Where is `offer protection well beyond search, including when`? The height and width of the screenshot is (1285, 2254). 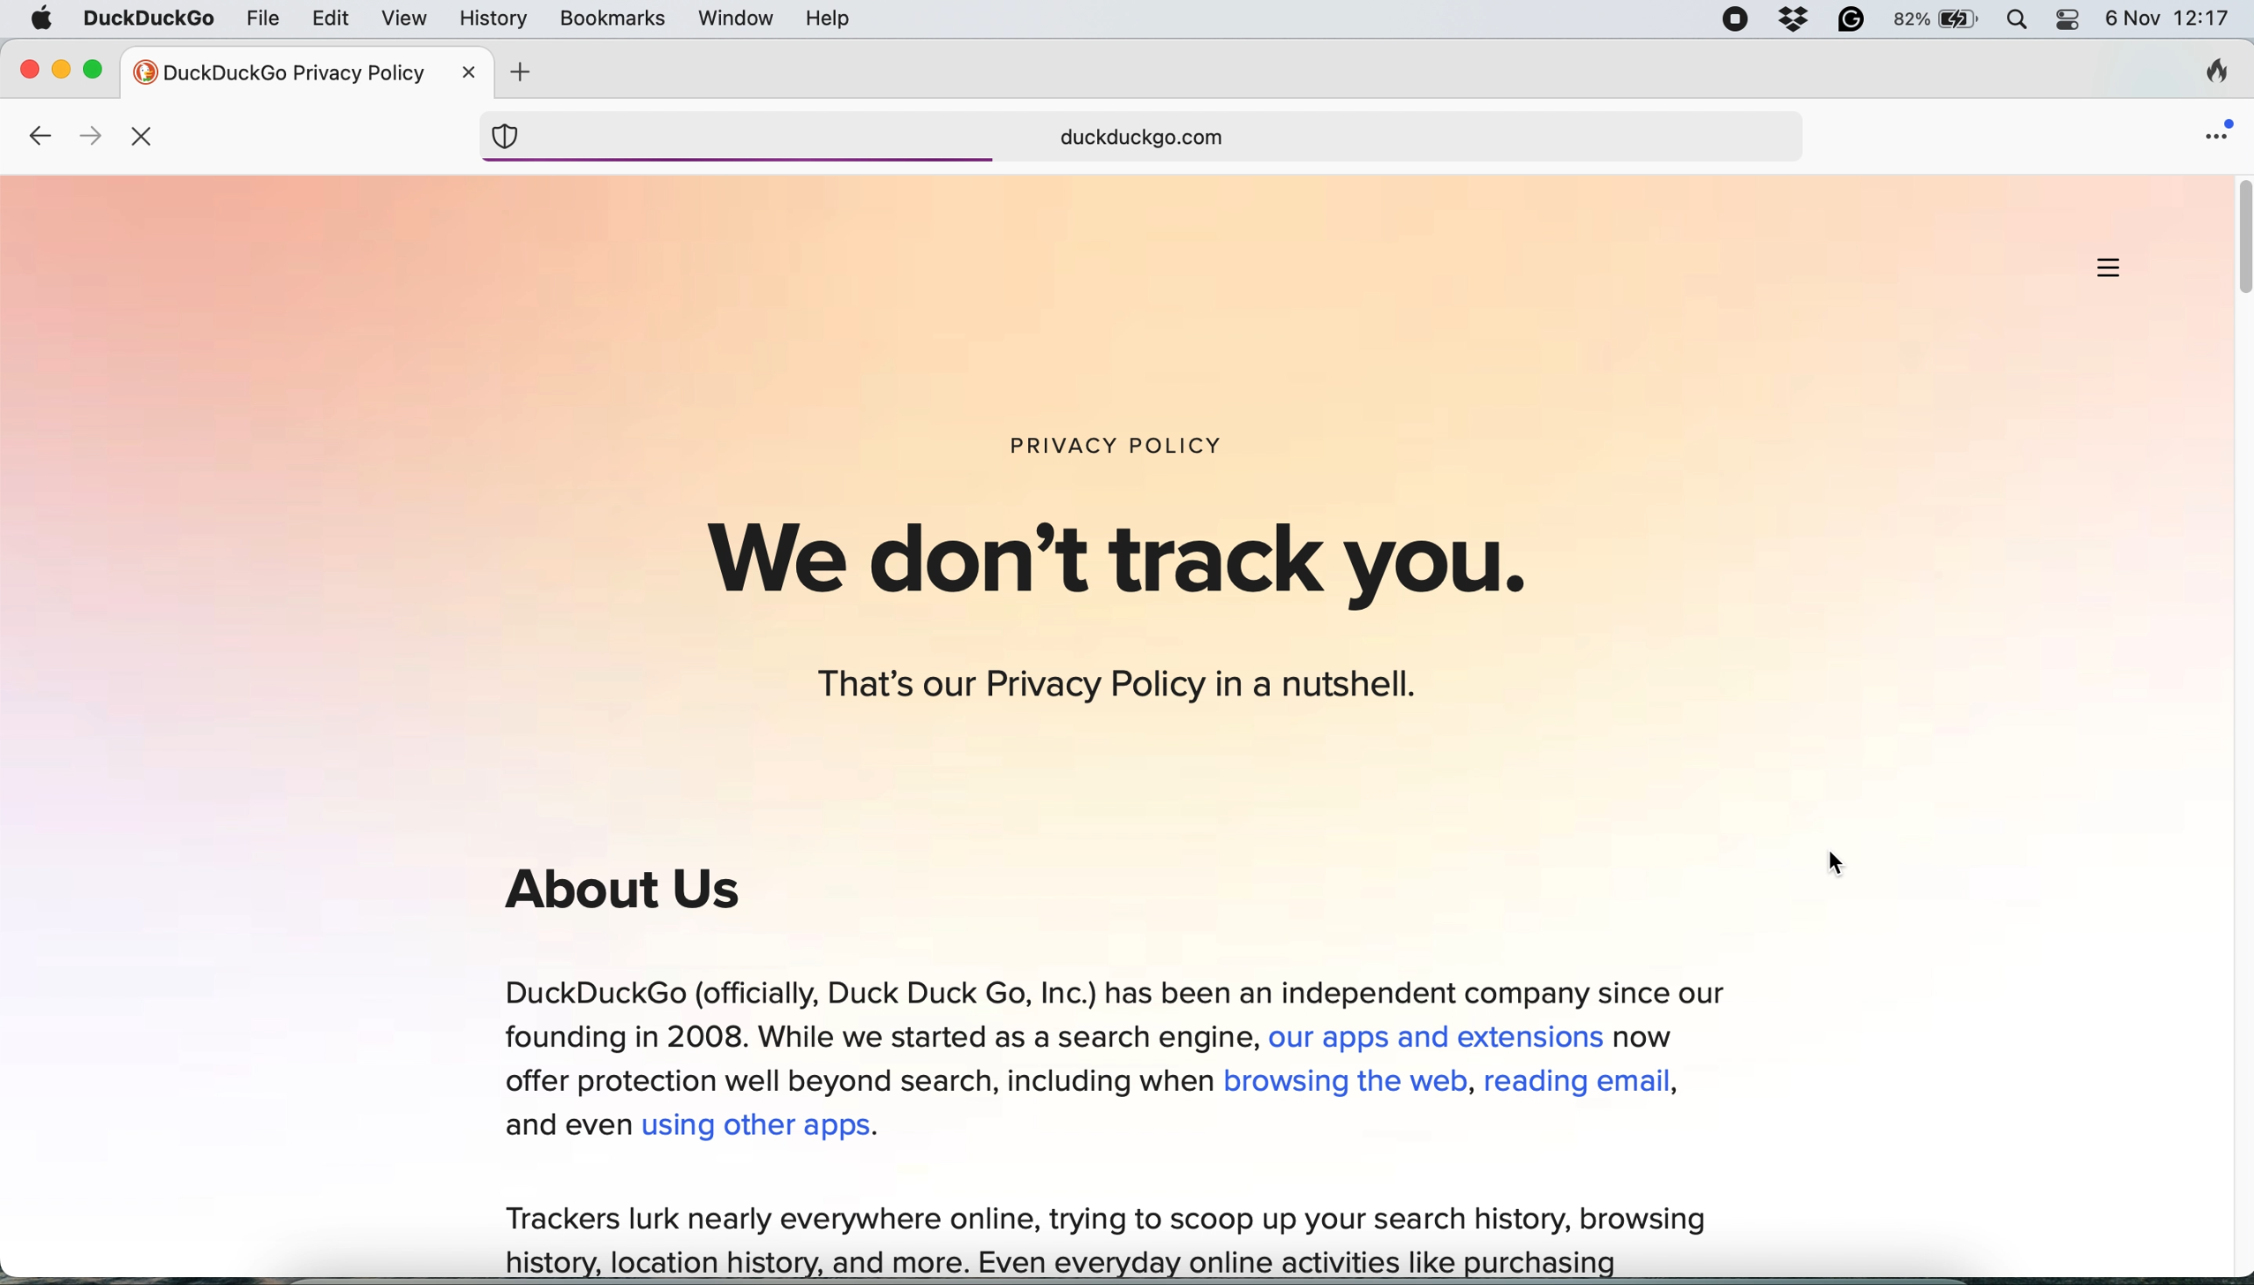
offer protection well beyond search, including when is located at coordinates (849, 1080).